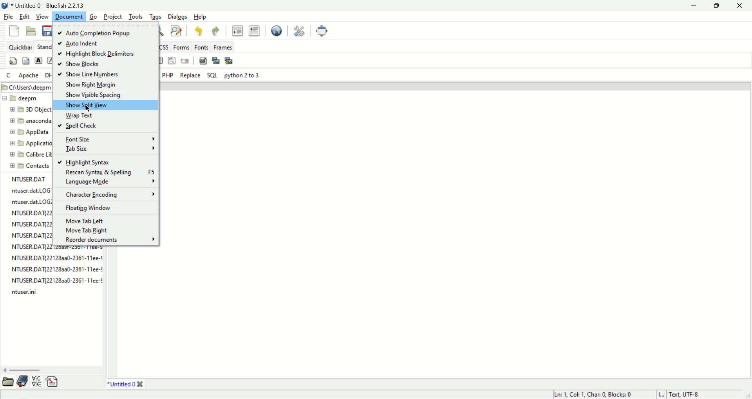 This screenshot has height=399, width=752. Describe the element at coordinates (718, 7) in the screenshot. I see `maxmize` at that location.